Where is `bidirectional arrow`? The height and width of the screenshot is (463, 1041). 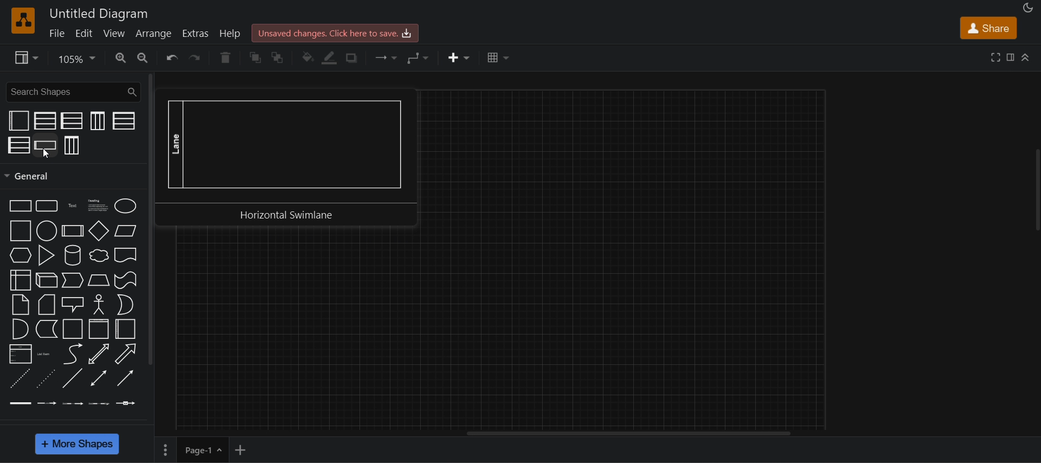
bidirectional arrow is located at coordinates (98, 354).